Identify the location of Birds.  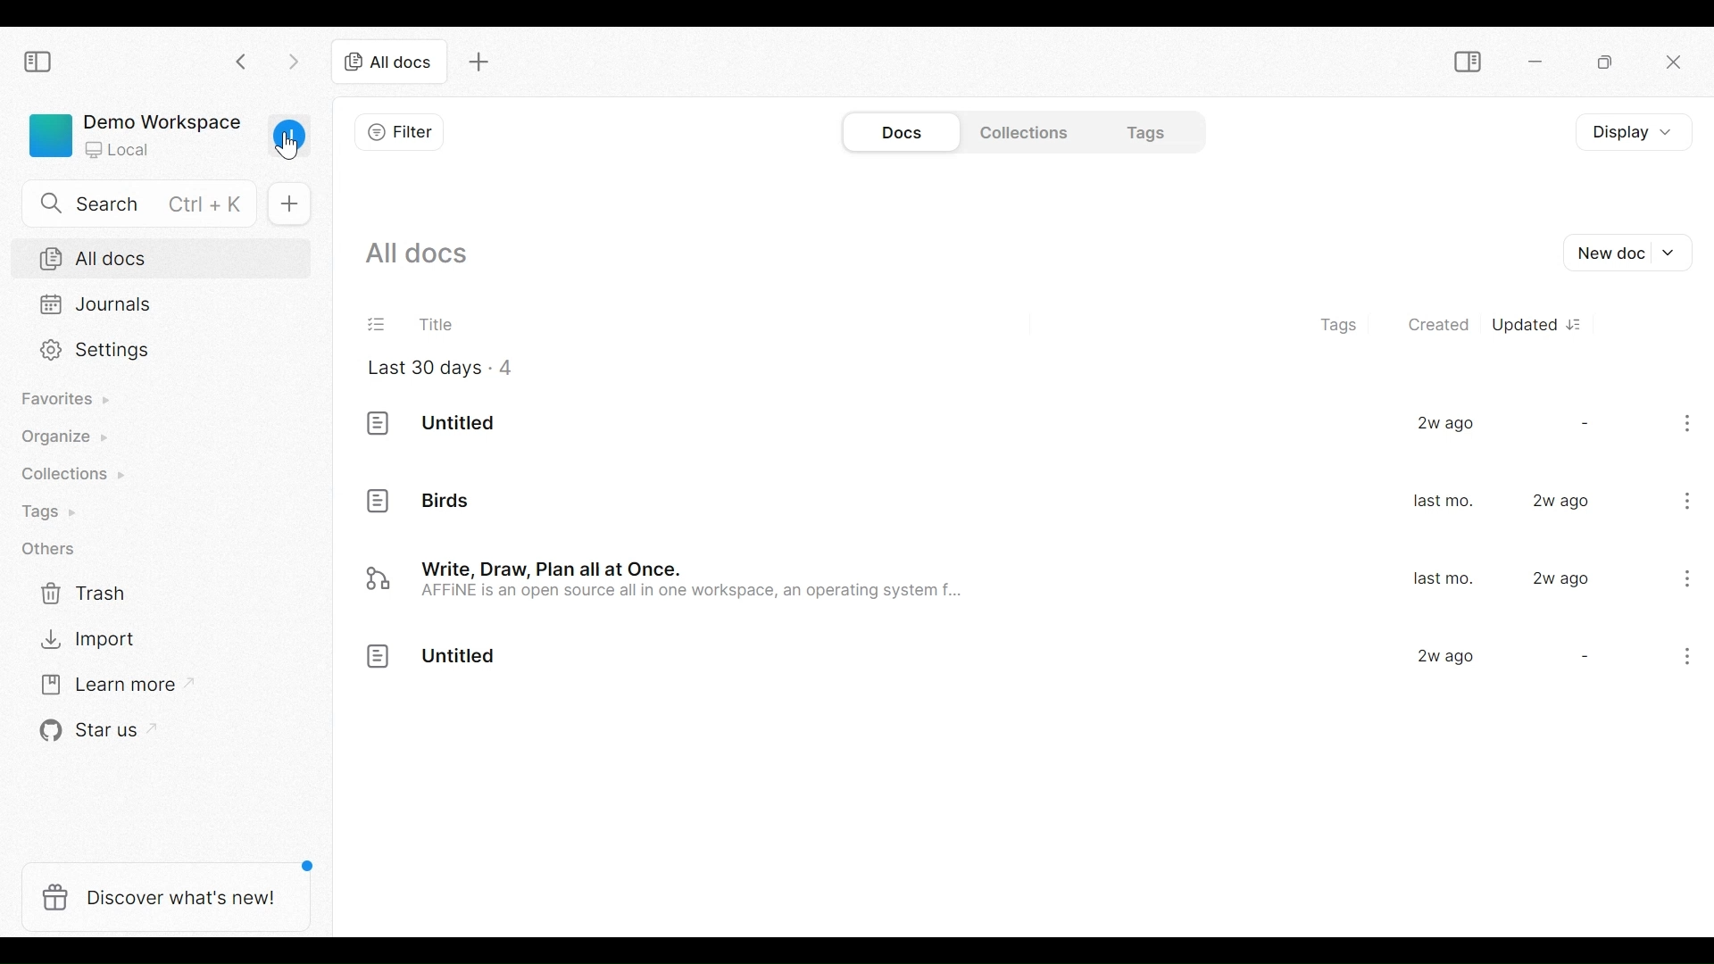
(448, 502).